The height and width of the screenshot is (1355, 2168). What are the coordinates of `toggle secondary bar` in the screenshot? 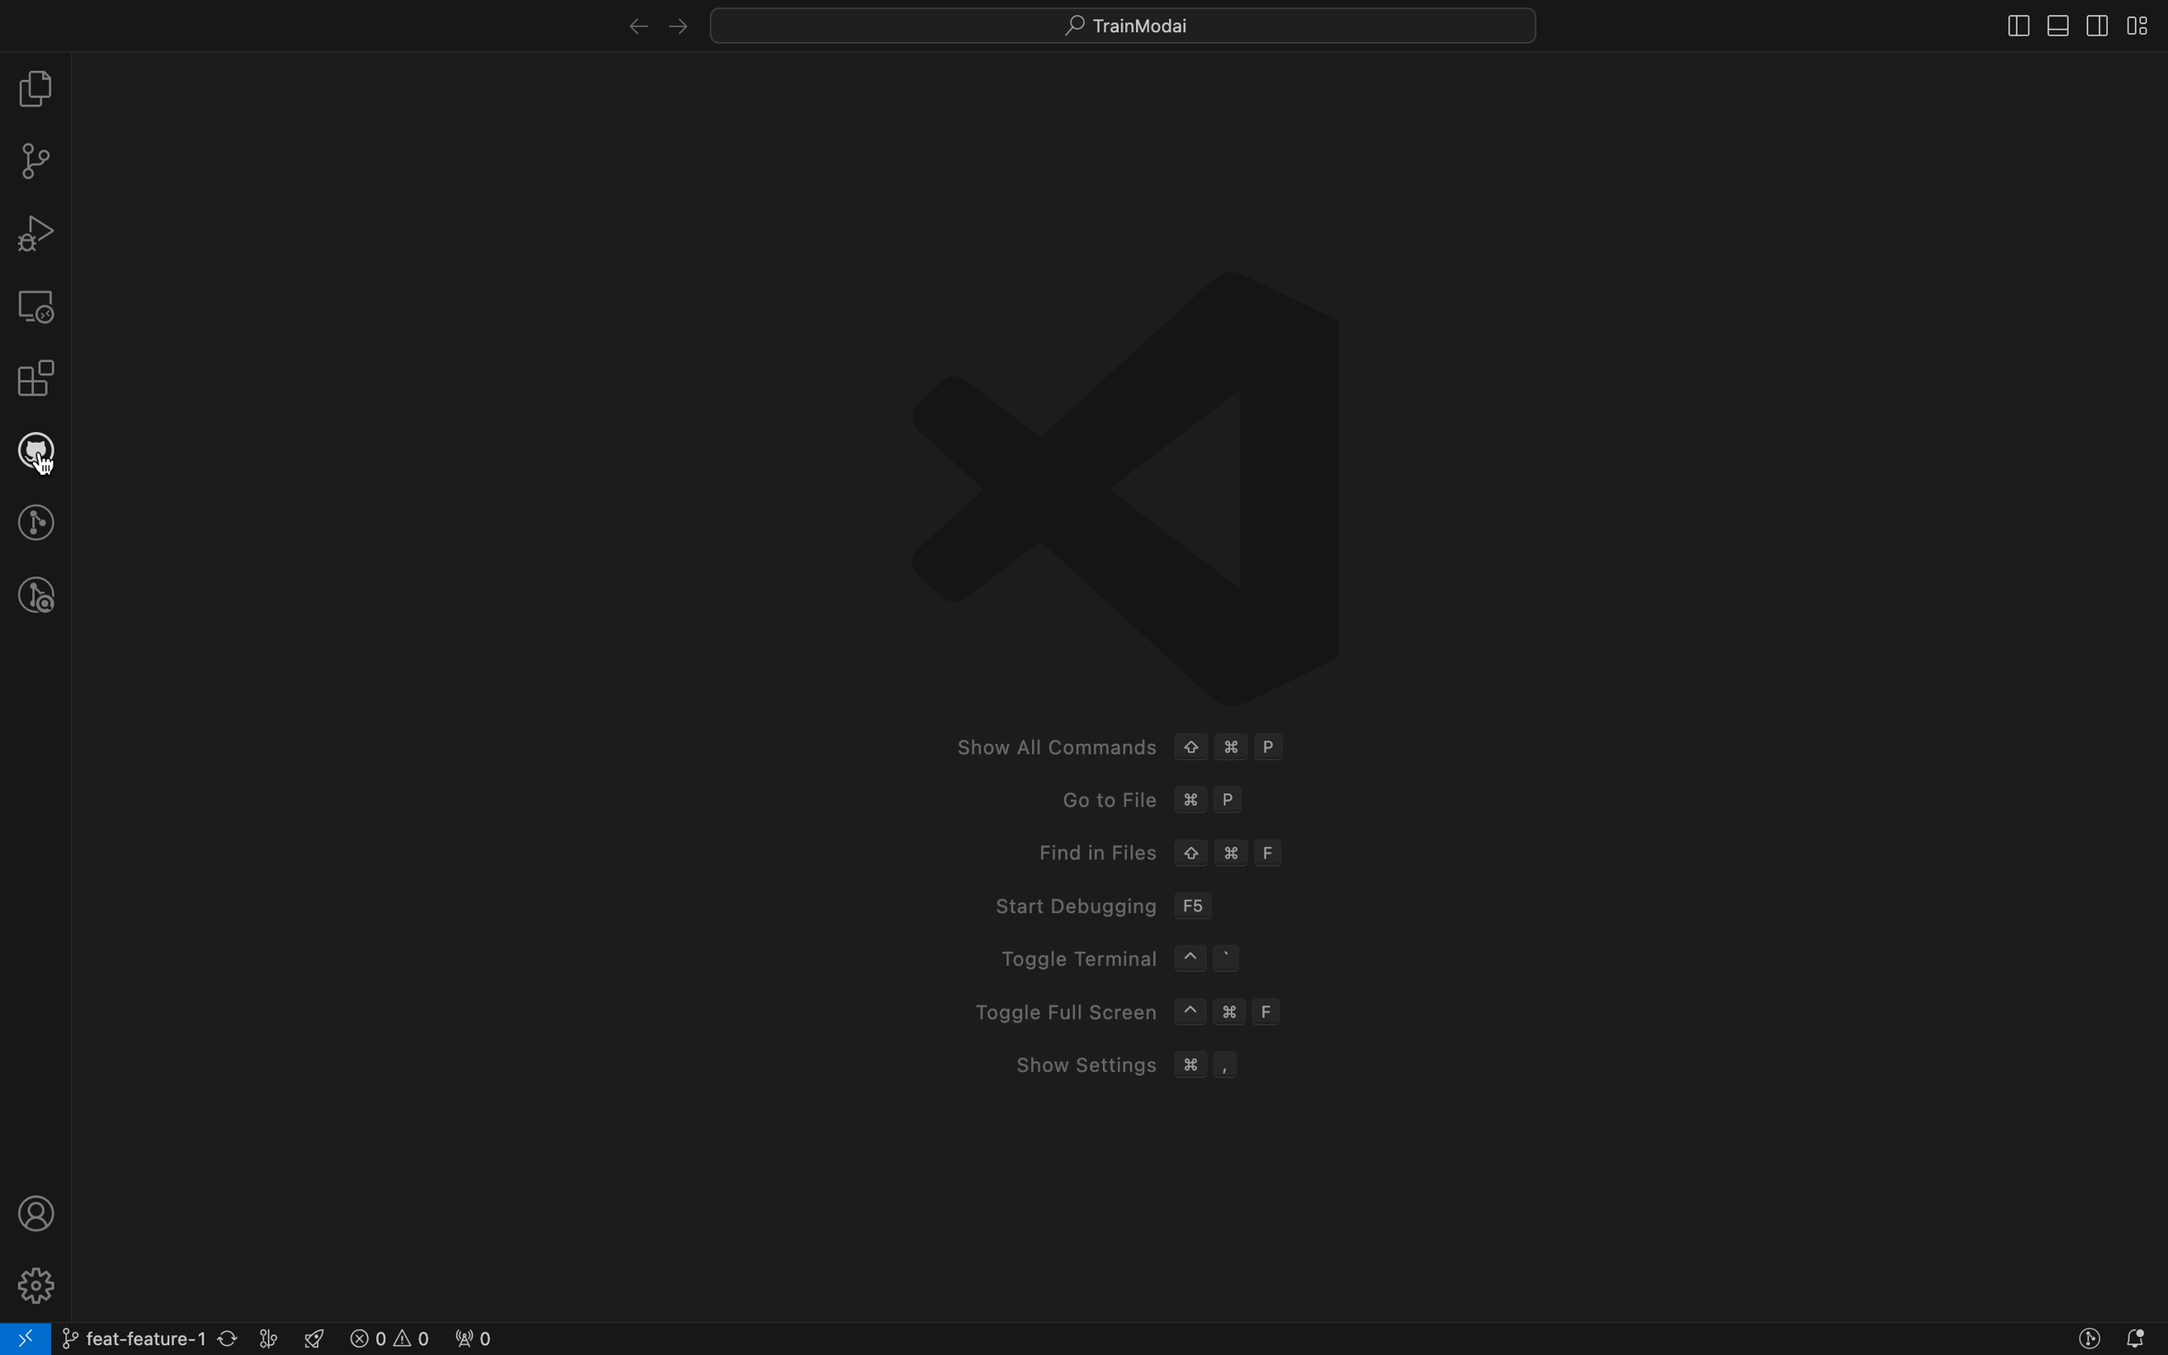 It's located at (2094, 26).